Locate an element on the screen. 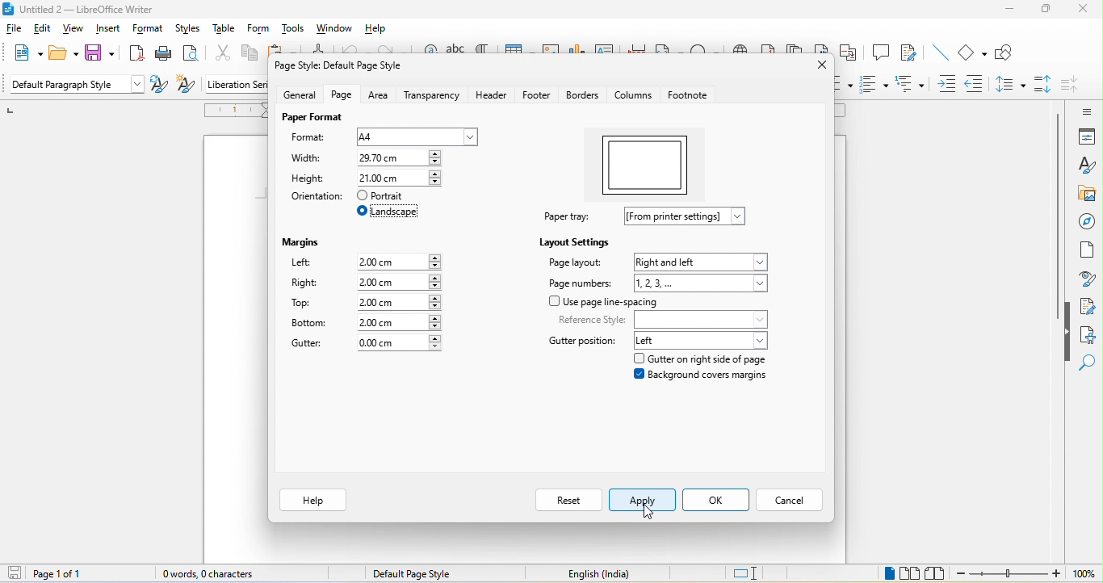 The width and height of the screenshot is (1103, 583). page layout is located at coordinates (576, 266).